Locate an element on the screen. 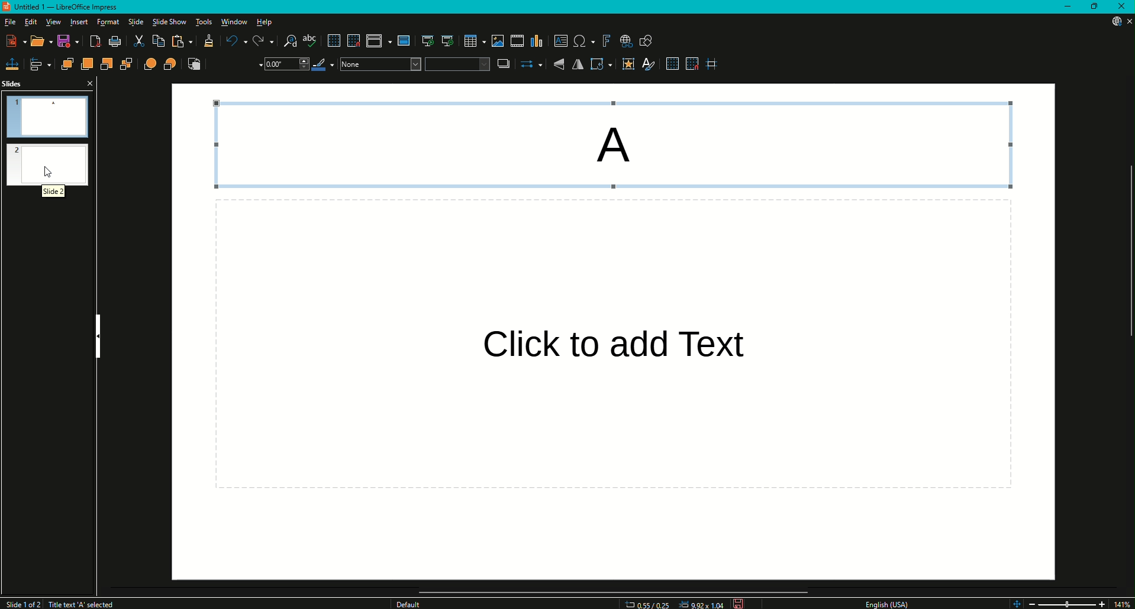 The height and width of the screenshot is (609, 1135). Snap to Grid is located at coordinates (692, 64).